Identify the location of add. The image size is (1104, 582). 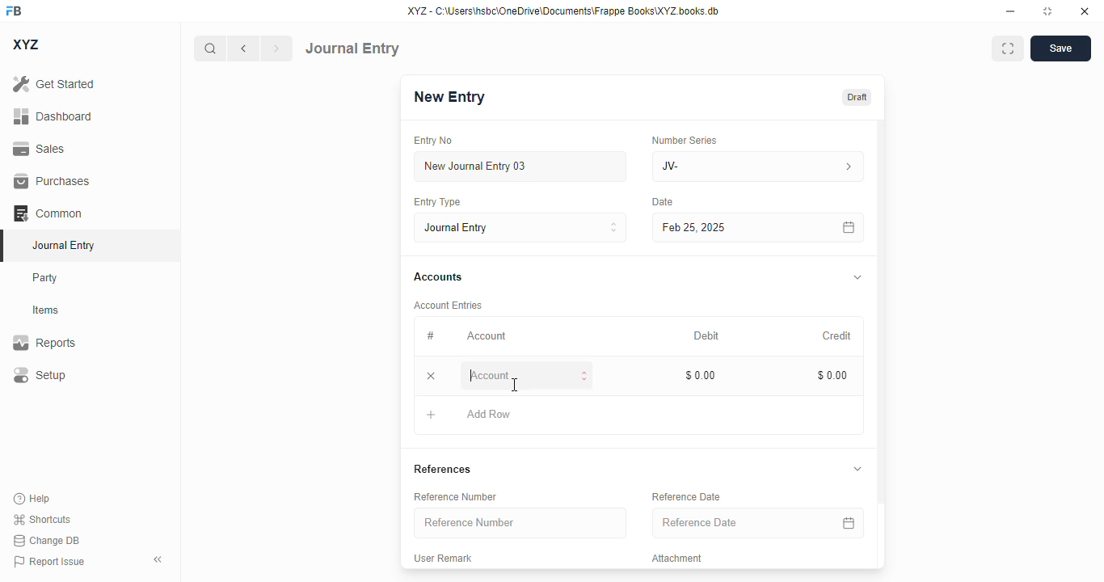
(432, 414).